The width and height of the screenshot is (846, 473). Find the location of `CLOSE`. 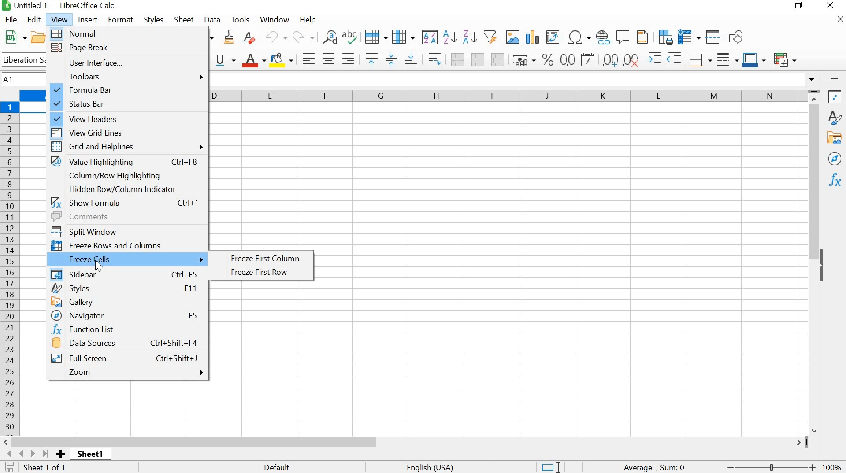

CLOSE is located at coordinates (830, 7).